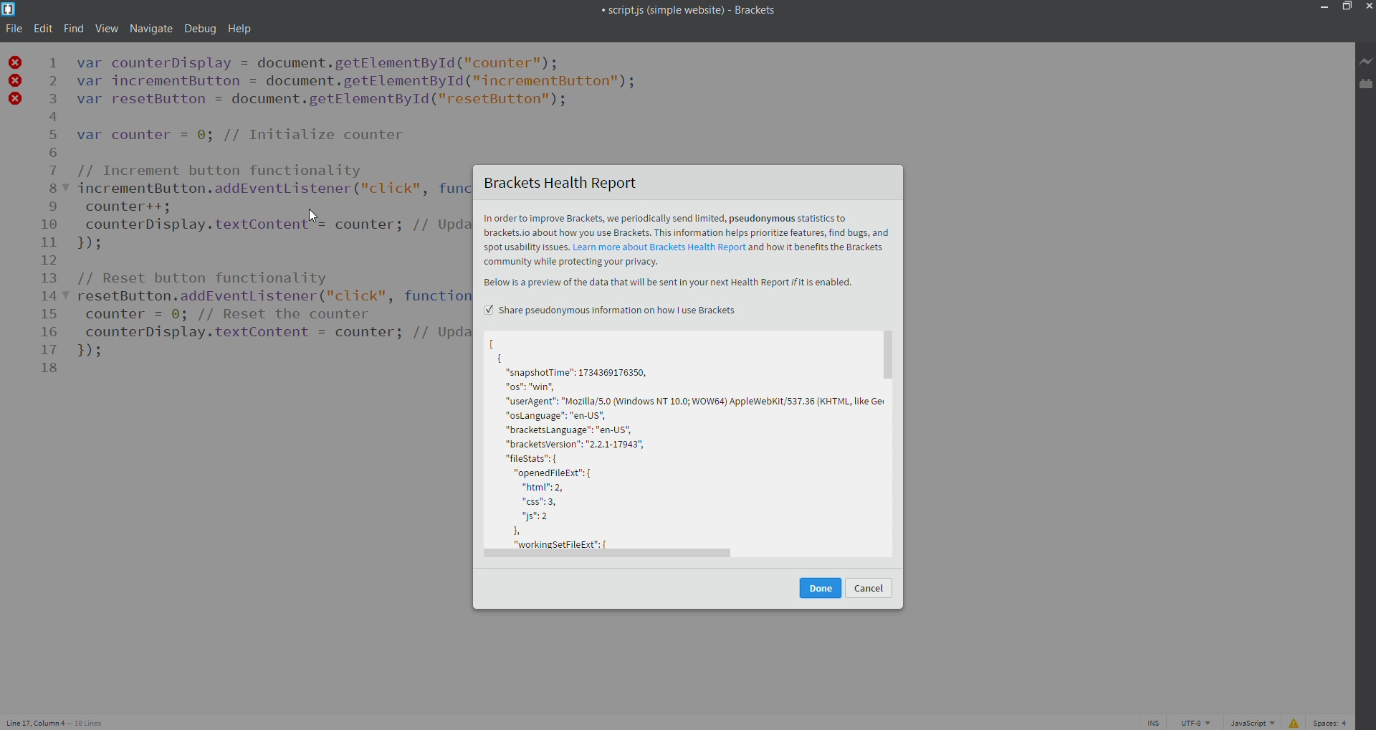  I want to click on [
Is
"snapshotTime"" 1734369176350,
"os": "win,
"userAgent": "Mozilla/5.0 (Windows NT 10.0; WOWG4) AppleWebKit/537.36 (KHTML, like Ge
"osLanguage: "en-US",
"bracketsLanguage": "en-US",
"bracketsVersion': "22.1-17943",
“filestats": {
"openedFileExt":
“html":2,
"ess":3,
%js":2
bh
"workingSetFileExt": {, so click(682, 441).